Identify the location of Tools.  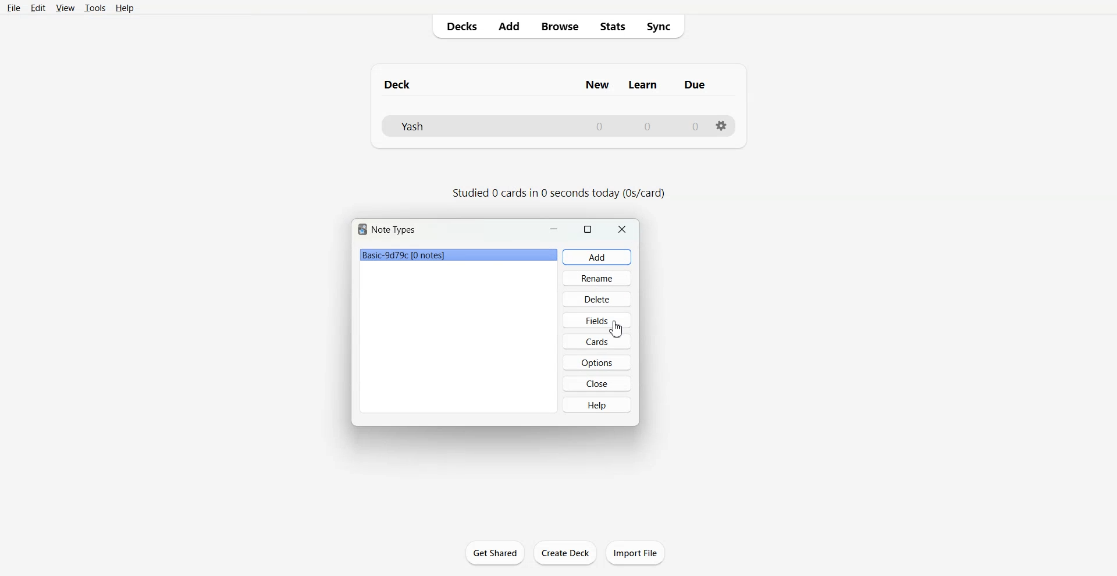
(95, 8).